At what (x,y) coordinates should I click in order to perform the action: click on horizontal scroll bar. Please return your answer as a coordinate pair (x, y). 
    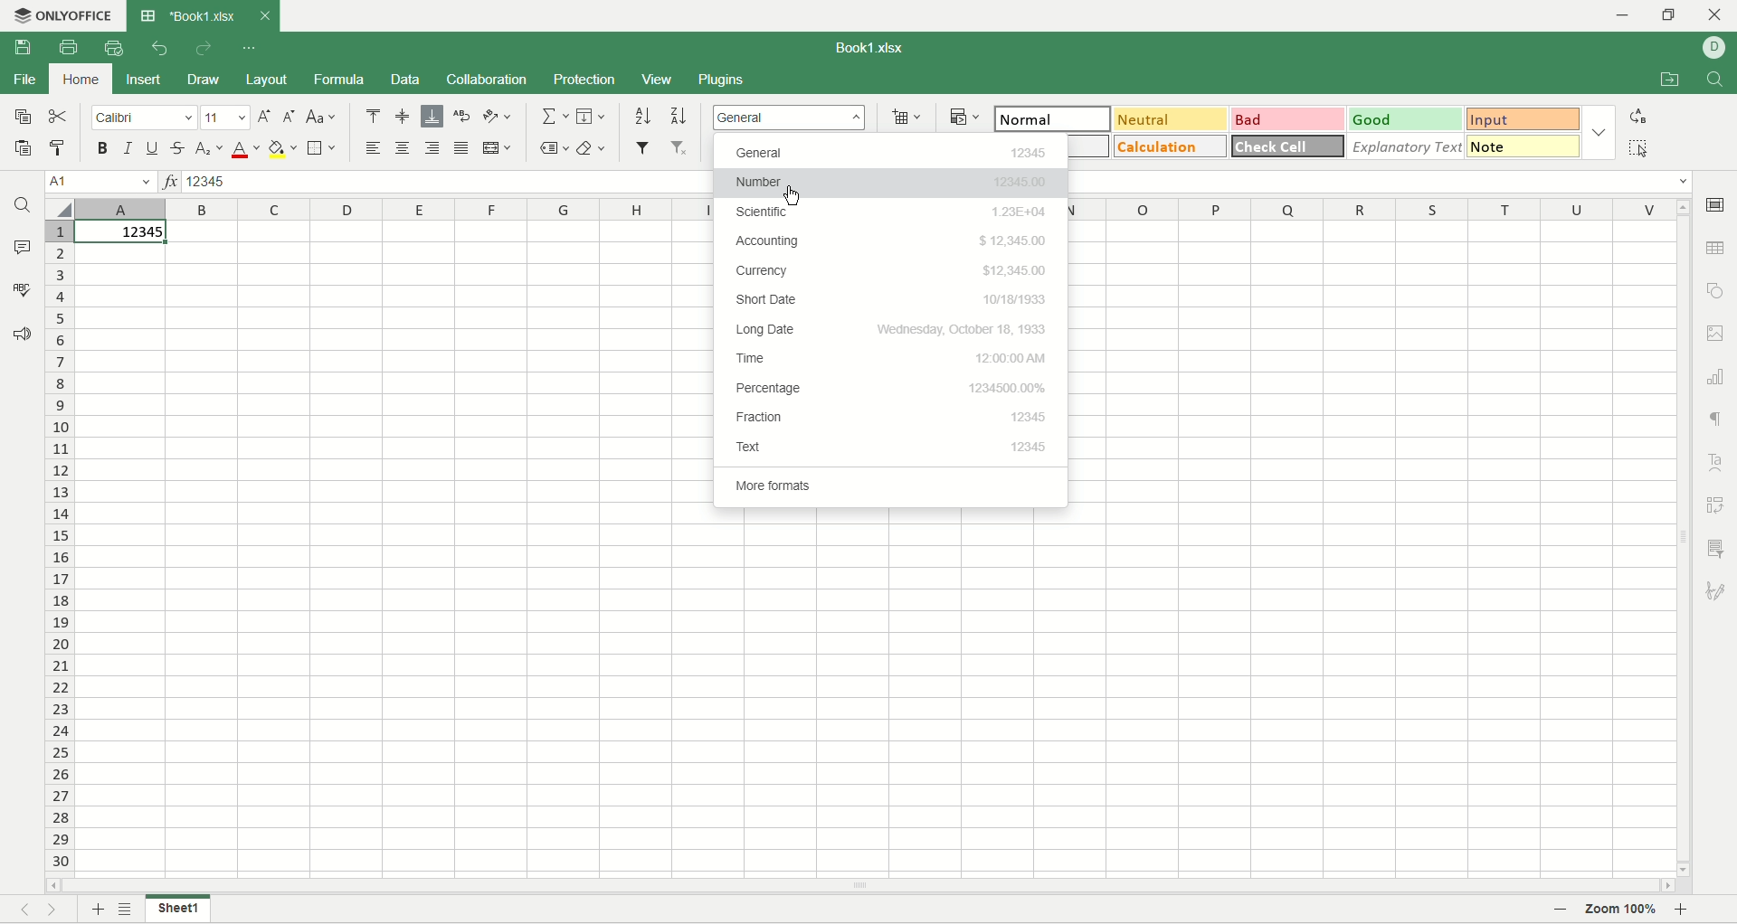
    Looking at the image, I should click on (859, 884).